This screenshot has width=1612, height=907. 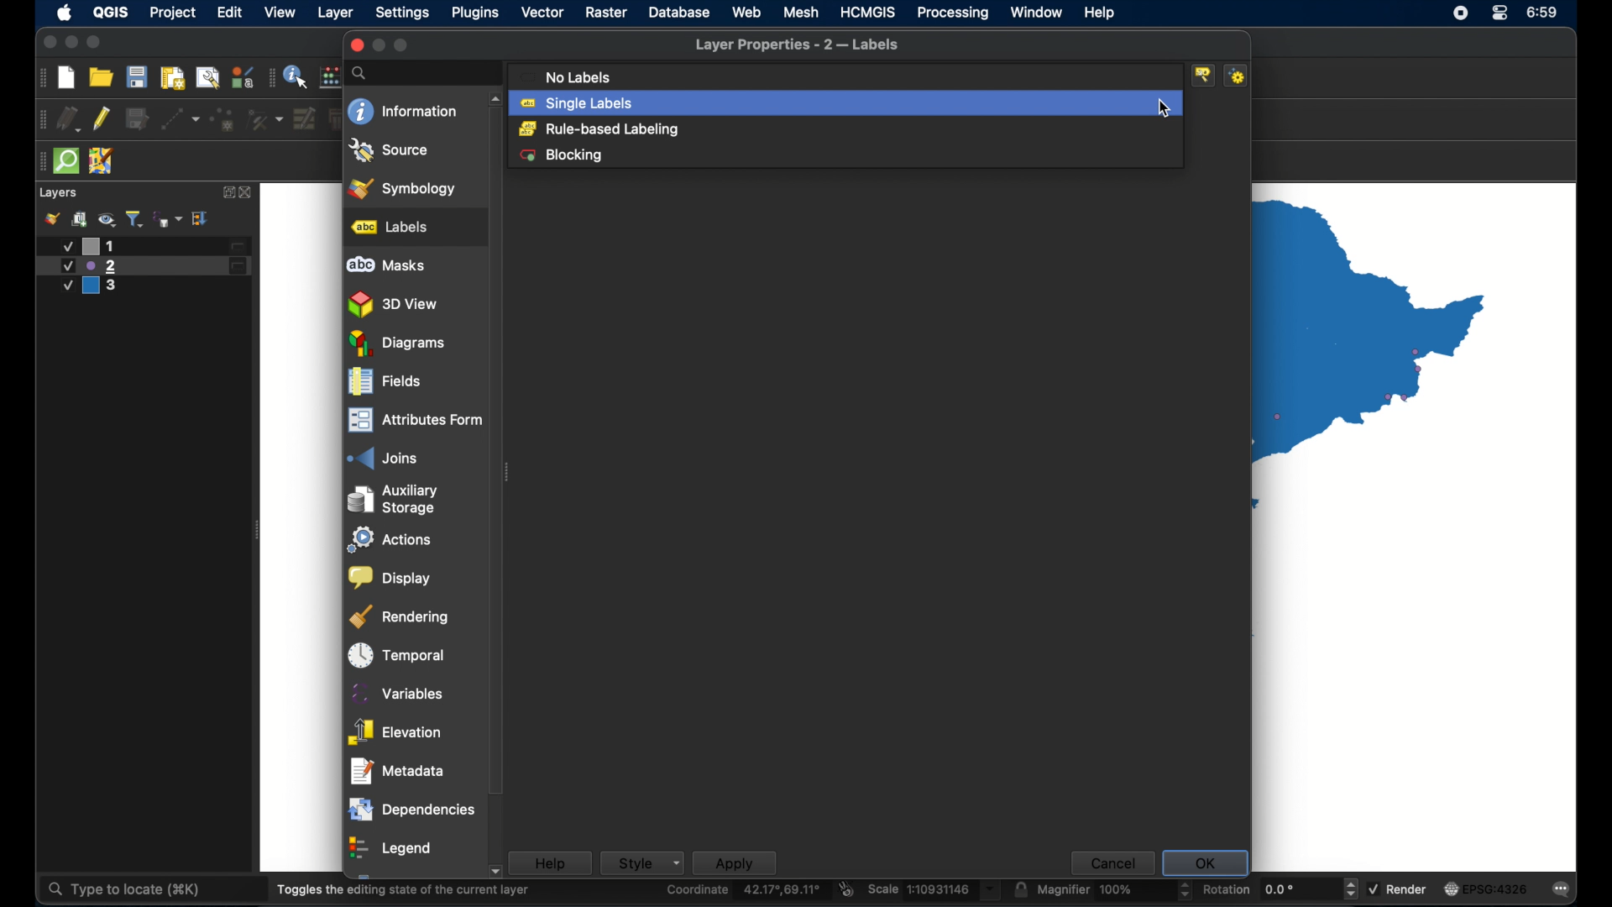 What do you see at coordinates (81, 218) in the screenshot?
I see `add group` at bounding box center [81, 218].